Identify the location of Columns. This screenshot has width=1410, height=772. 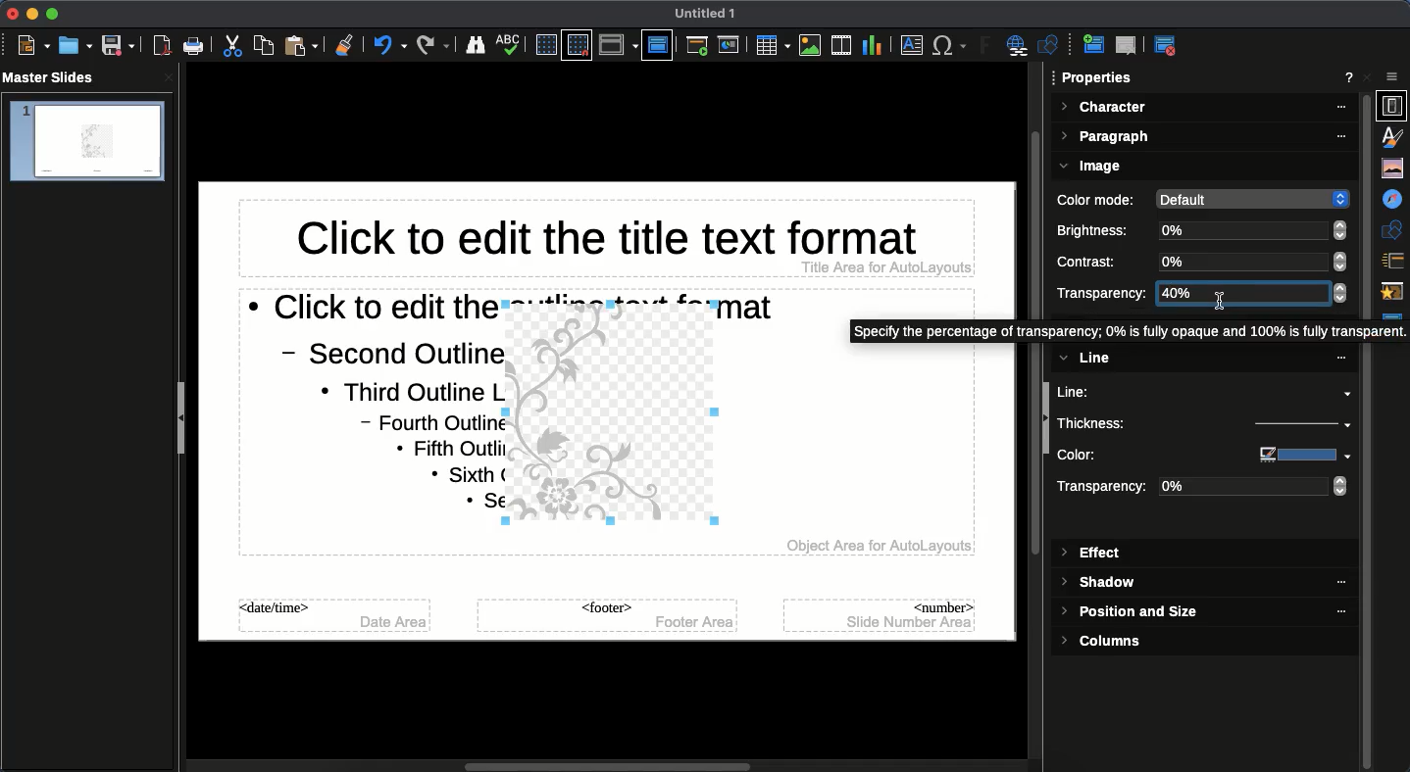
(1109, 641).